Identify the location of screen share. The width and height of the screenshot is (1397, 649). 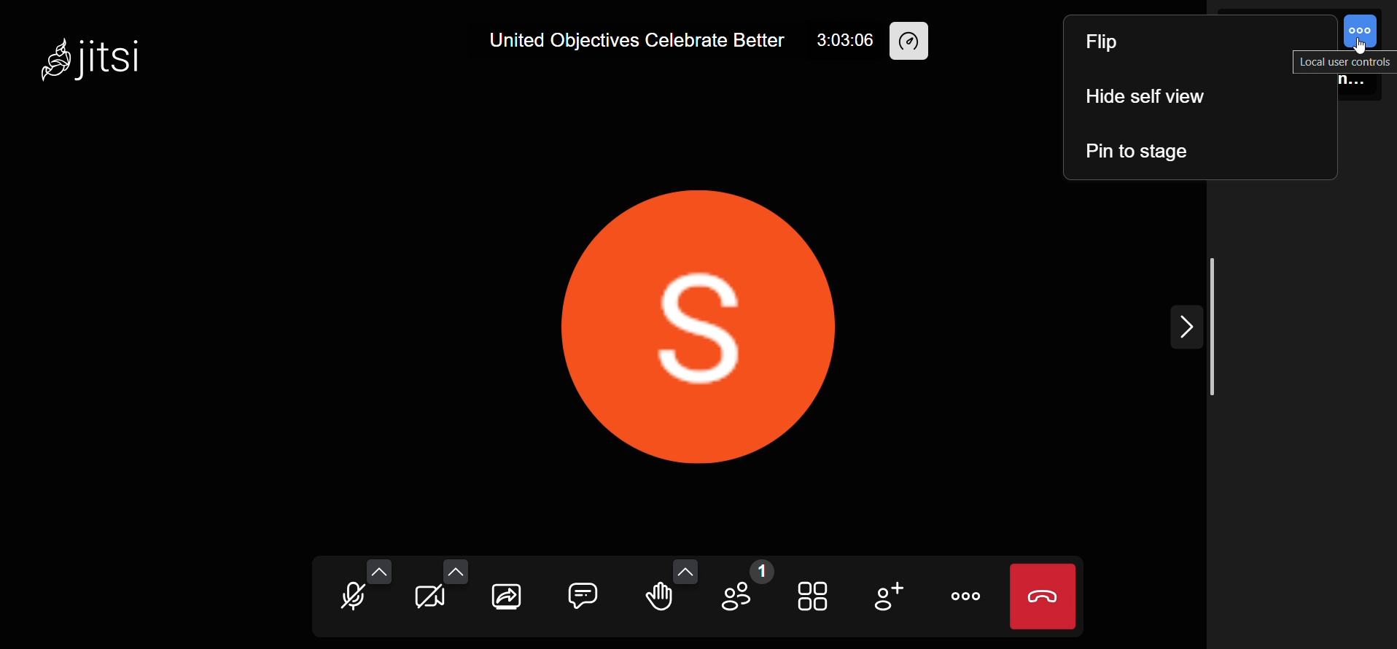
(507, 596).